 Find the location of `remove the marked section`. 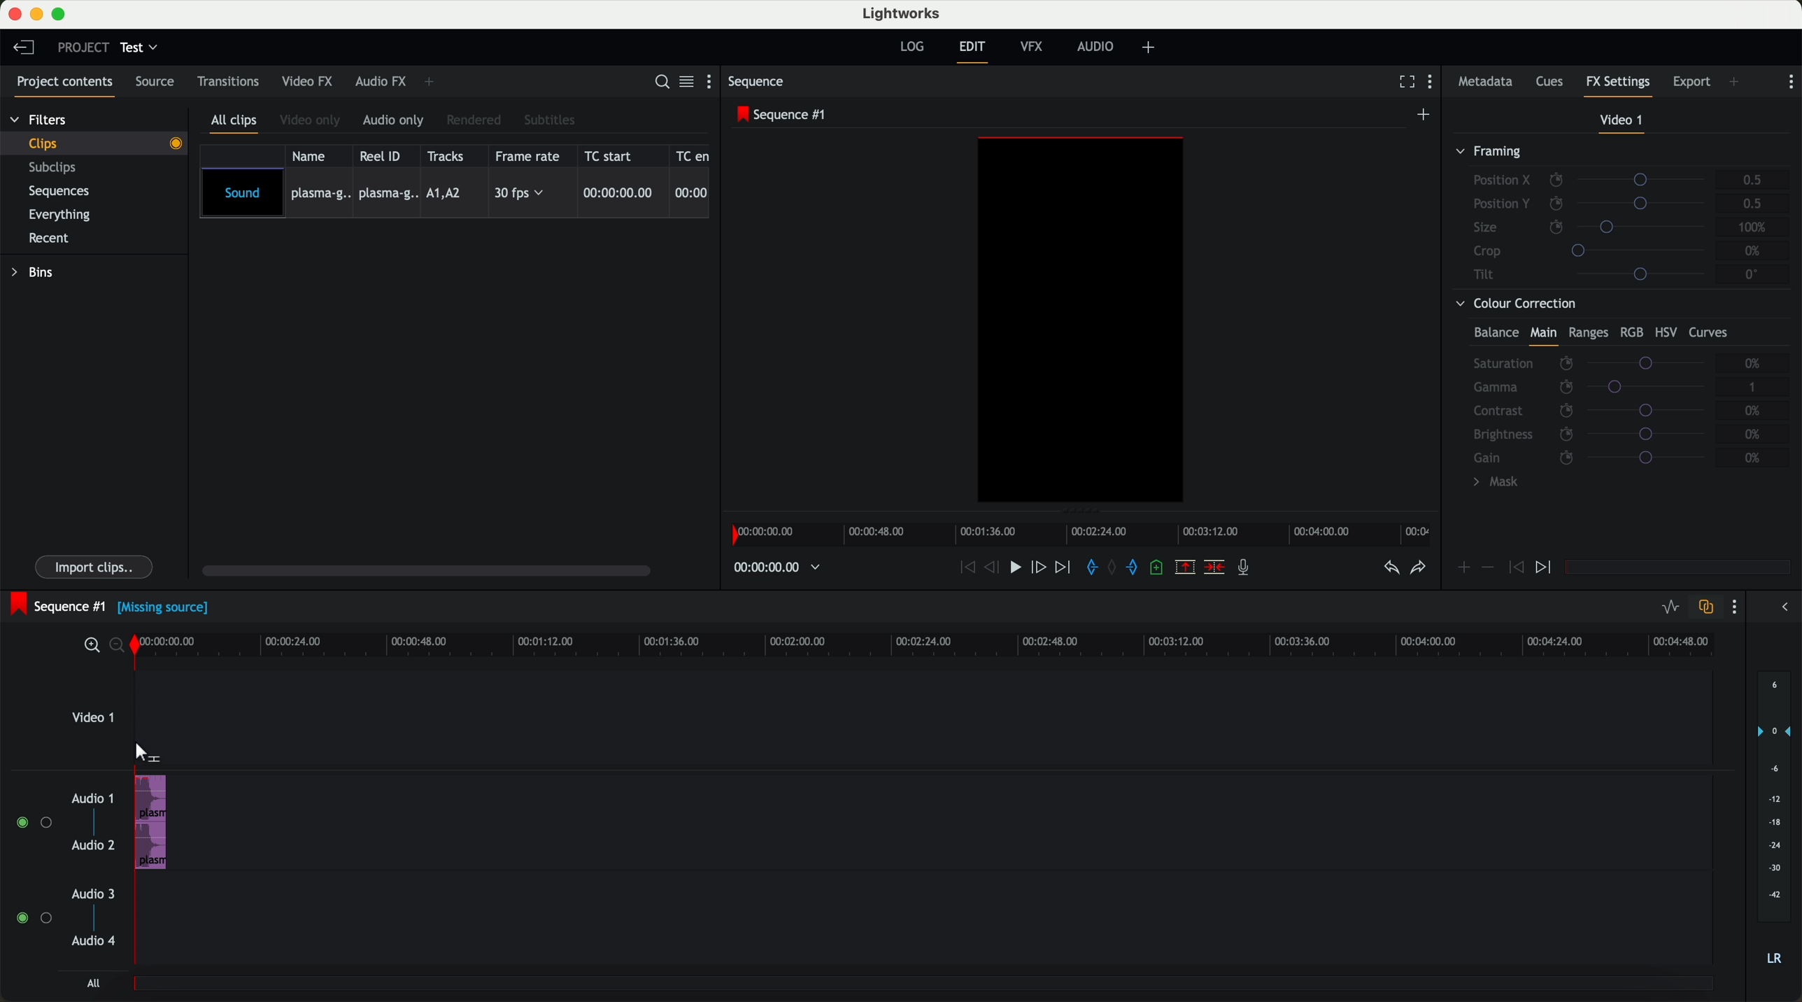

remove the marked section is located at coordinates (1186, 568).